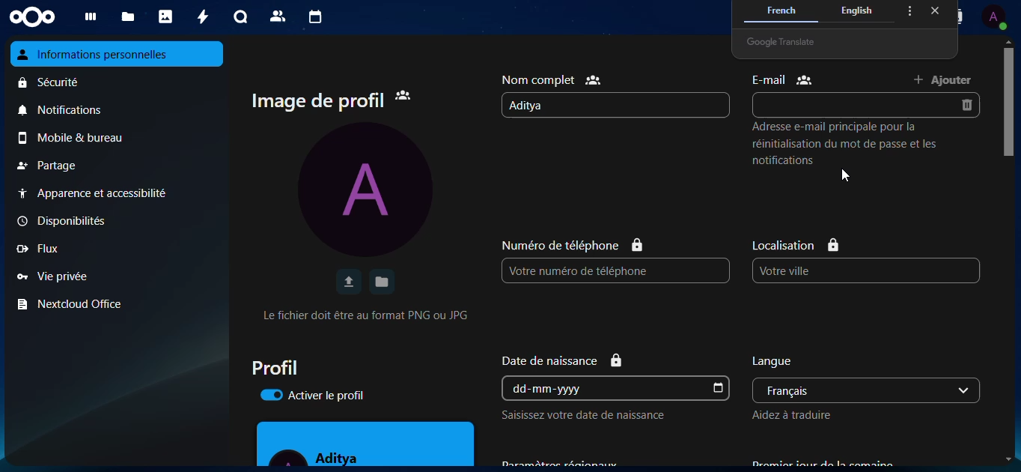  Describe the element at coordinates (954, 18) in the screenshot. I see `contact` at that location.